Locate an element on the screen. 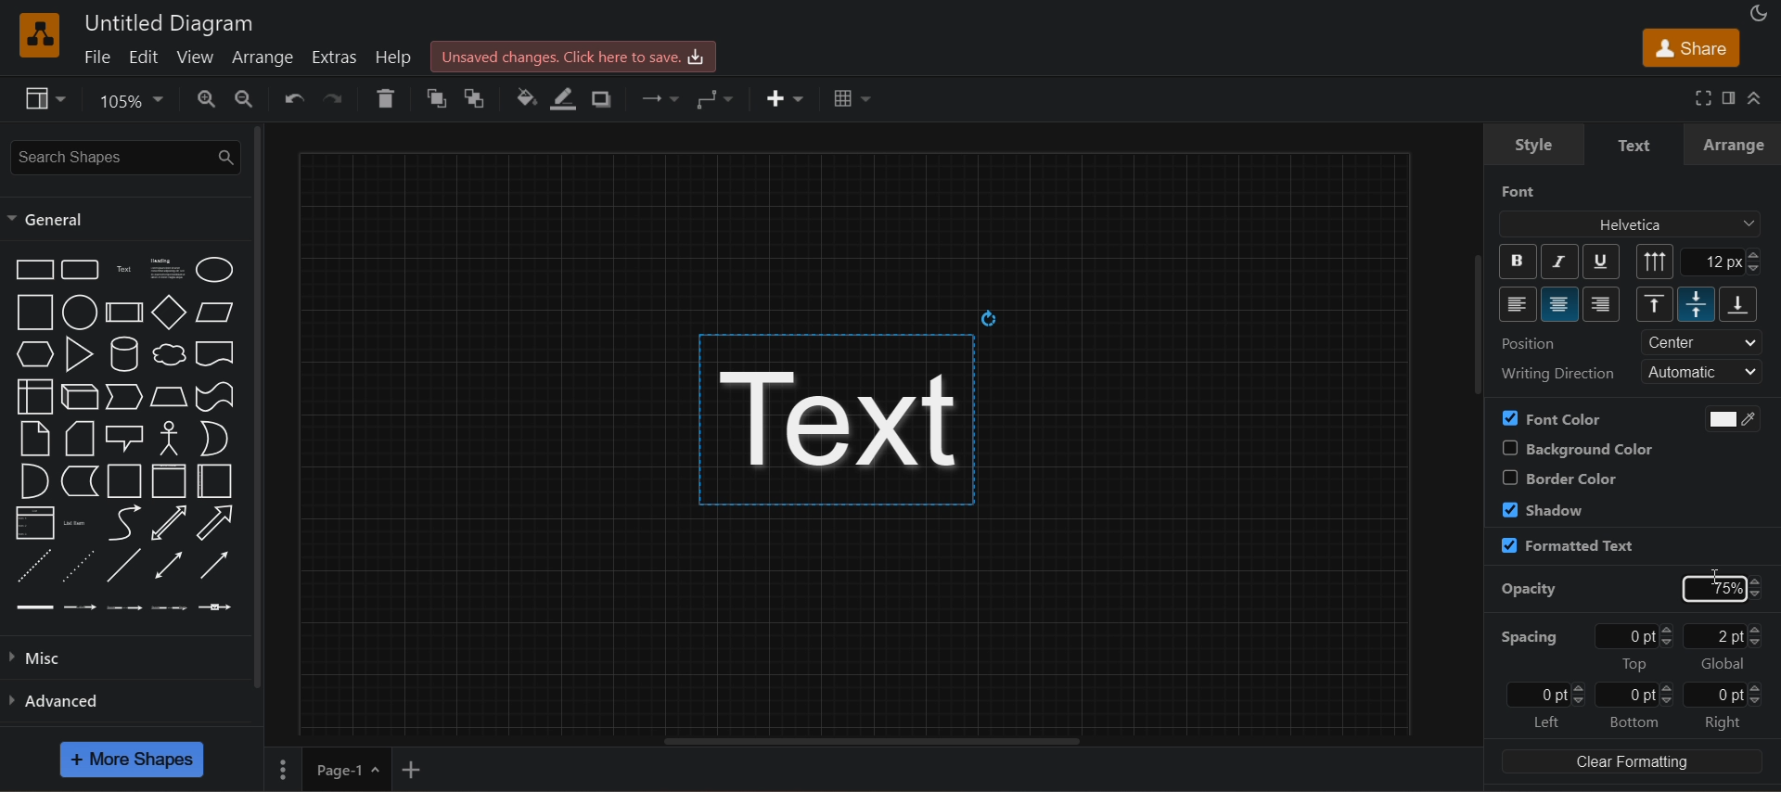 This screenshot has height=792, width=1781. 0 pt is located at coordinates (1725, 695).